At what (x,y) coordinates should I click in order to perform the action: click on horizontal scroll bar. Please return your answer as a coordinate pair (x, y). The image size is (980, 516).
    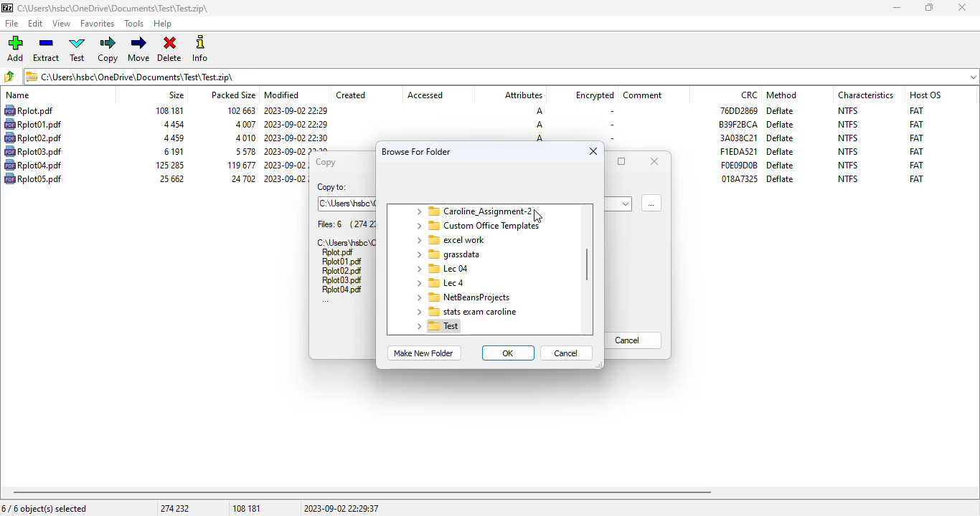
    Looking at the image, I should click on (362, 492).